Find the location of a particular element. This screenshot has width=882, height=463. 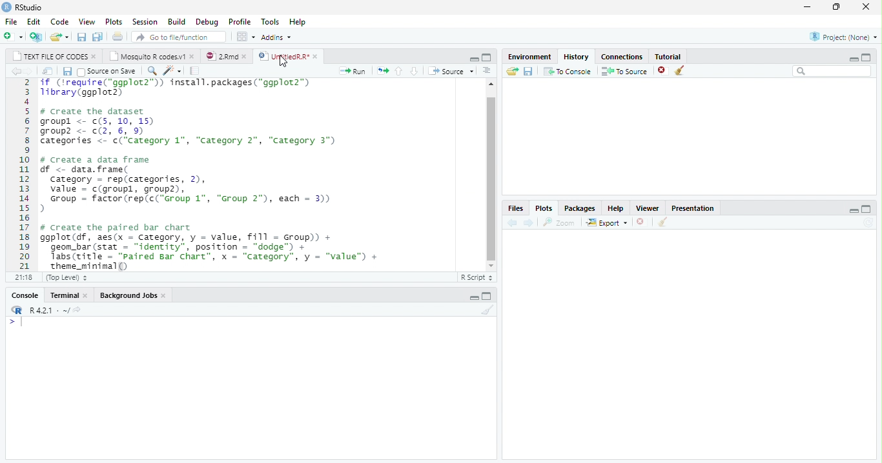

terminal is located at coordinates (63, 295).